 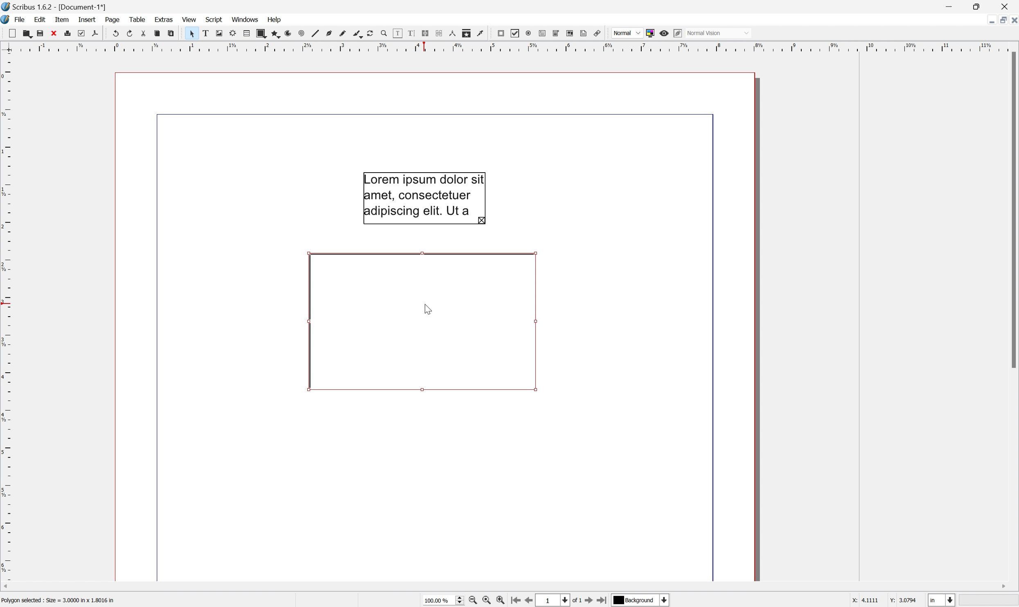 I want to click on Zoom in by the stepping value in tools preferences, so click(x=504, y=600).